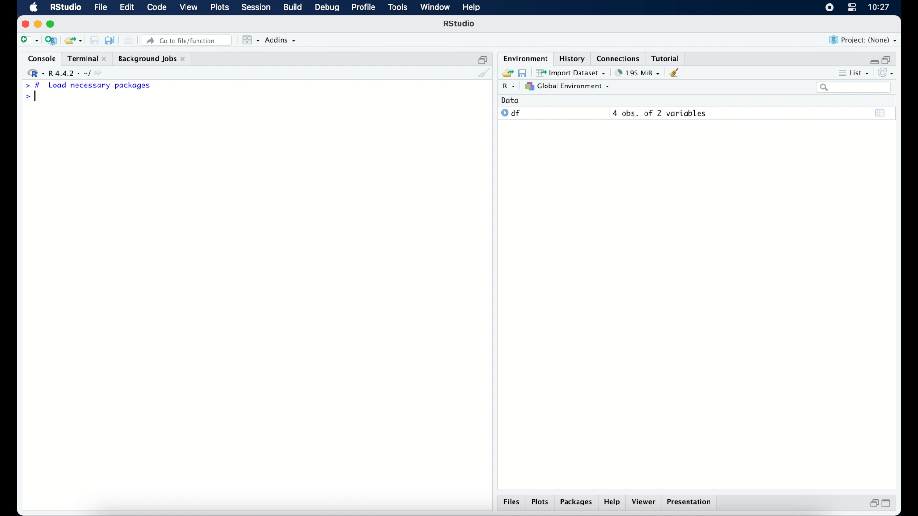 This screenshot has height=516, width=918. I want to click on edit, so click(126, 8).